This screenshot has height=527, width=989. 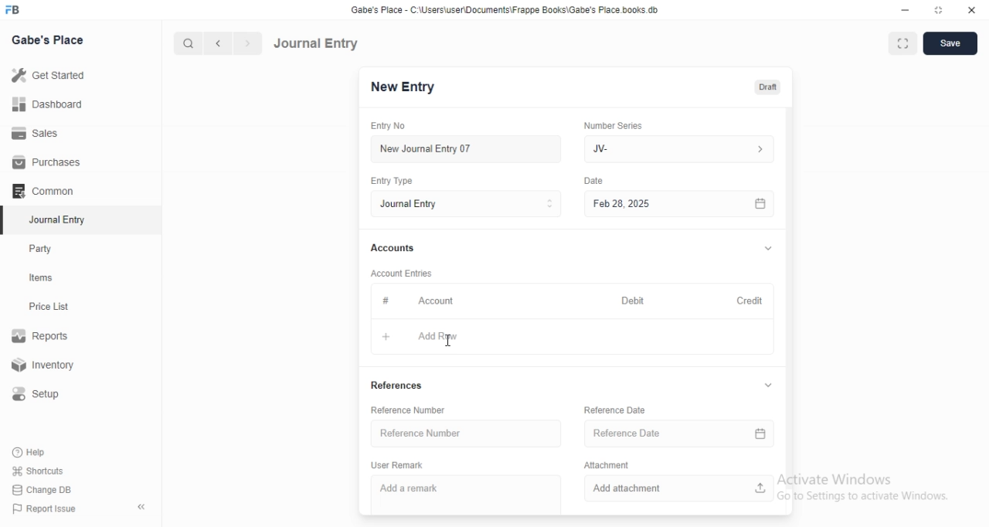 What do you see at coordinates (38, 191) in the screenshot?
I see `Comman` at bounding box center [38, 191].